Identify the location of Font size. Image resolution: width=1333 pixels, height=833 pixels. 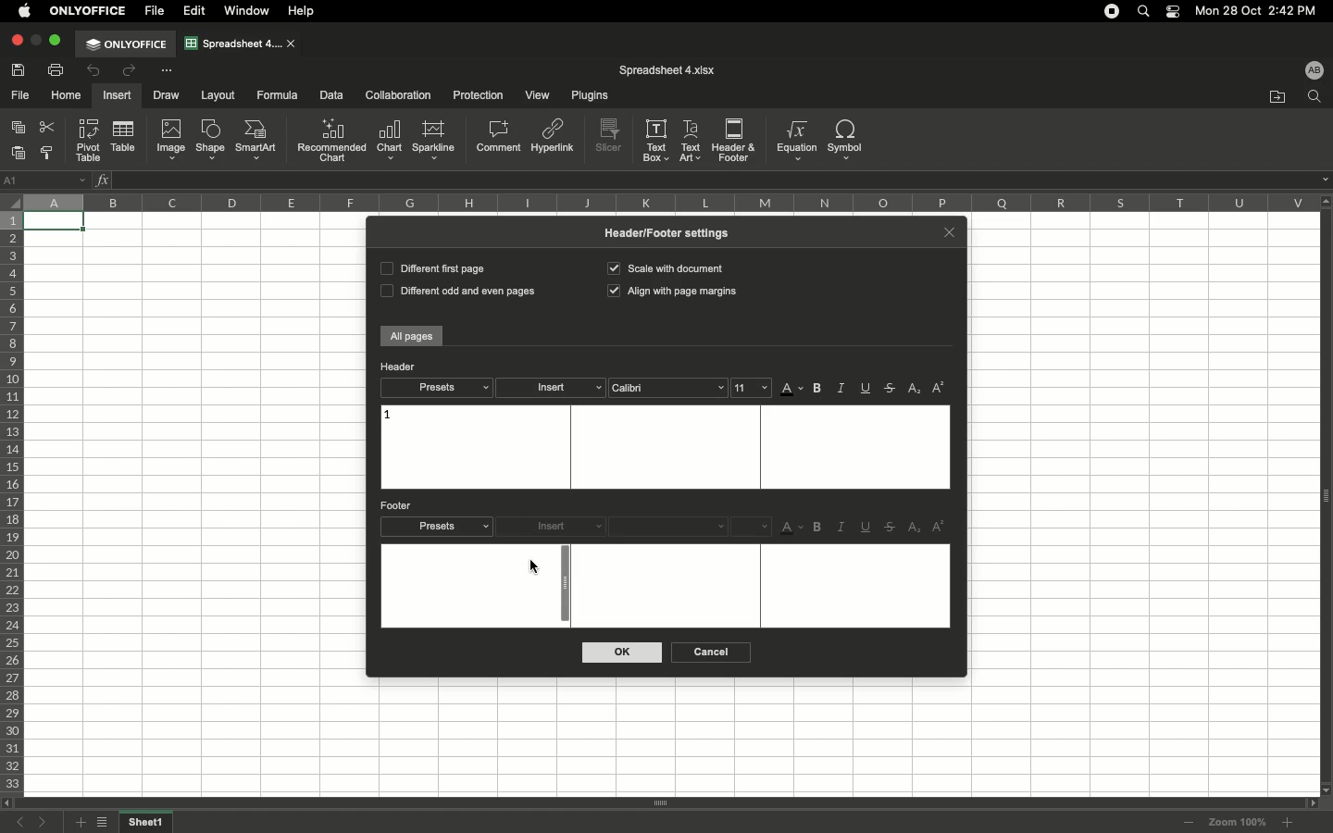
(752, 387).